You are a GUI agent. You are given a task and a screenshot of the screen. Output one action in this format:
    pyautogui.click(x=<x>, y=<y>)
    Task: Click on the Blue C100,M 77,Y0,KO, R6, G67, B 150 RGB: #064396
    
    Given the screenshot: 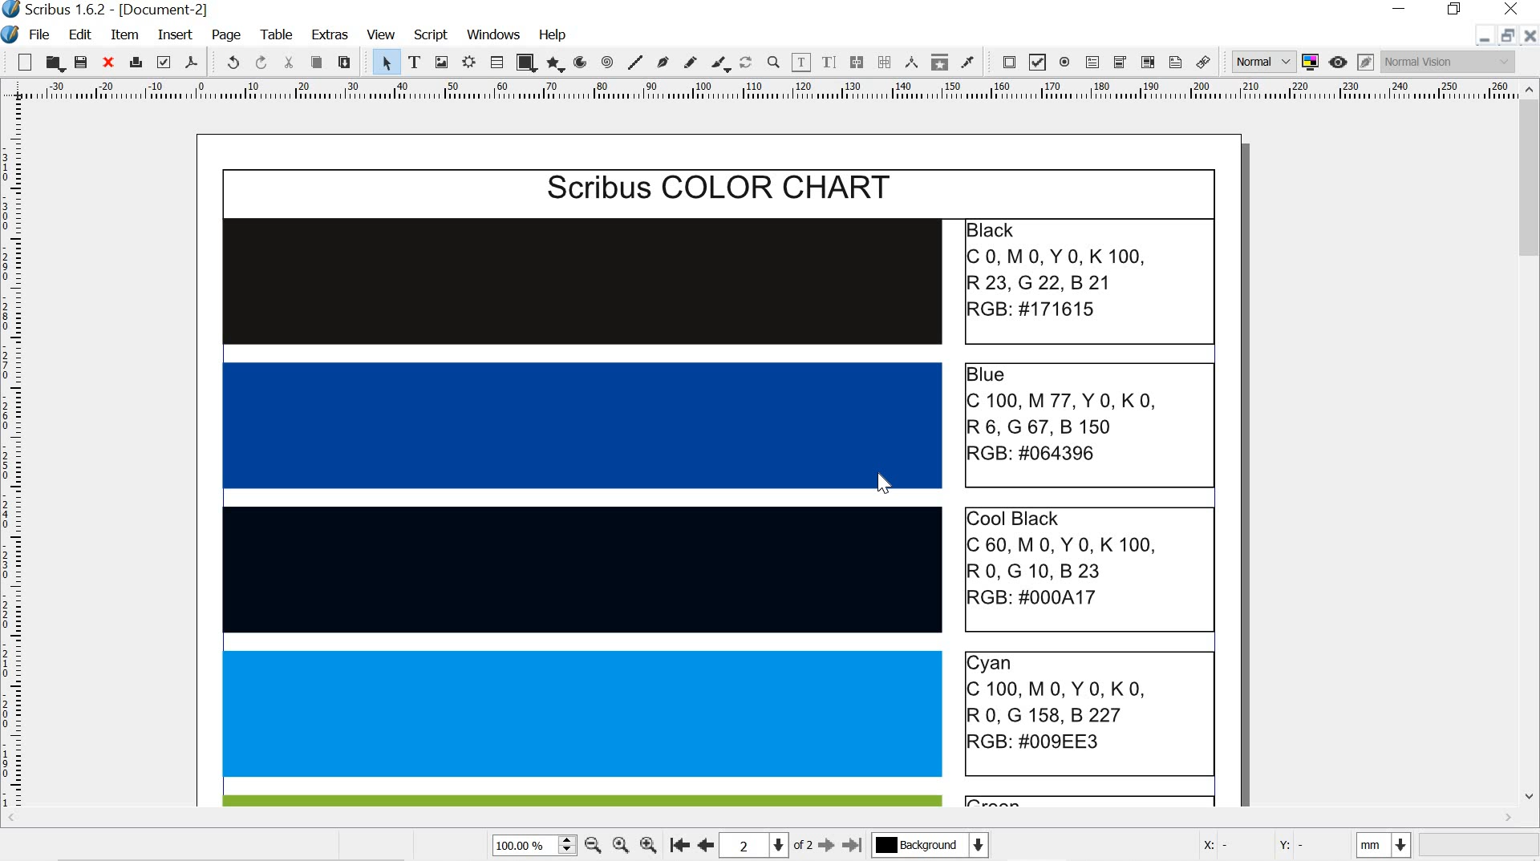 What is the action you would take?
    pyautogui.click(x=1088, y=423)
    